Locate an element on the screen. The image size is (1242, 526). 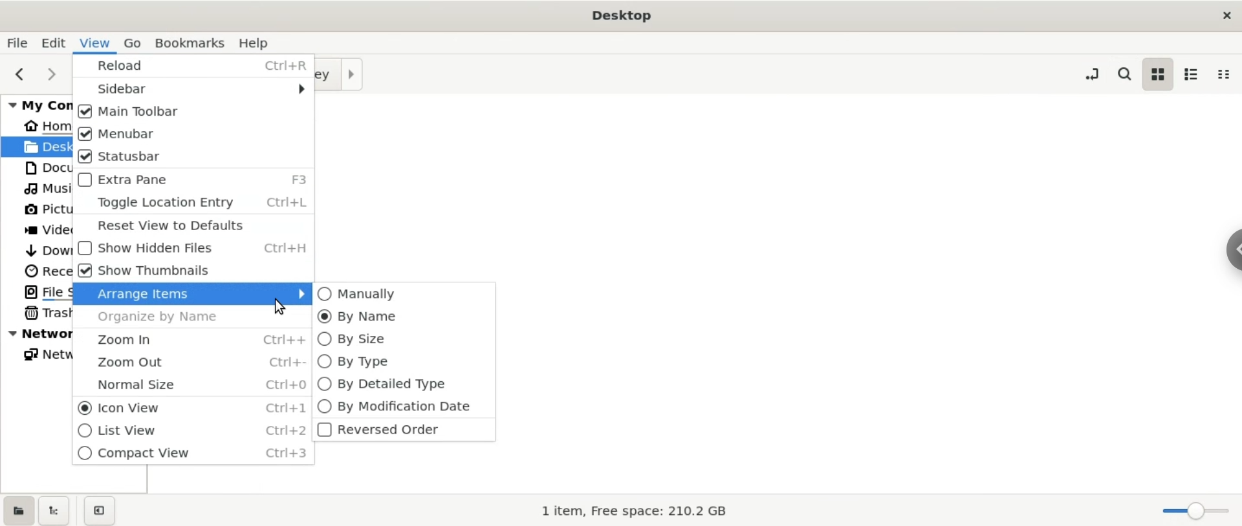
1 item, Free Space: 210.2 GB is located at coordinates (649, 509).